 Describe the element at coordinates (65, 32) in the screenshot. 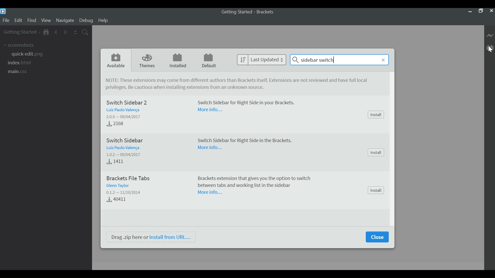

I see `Navigate Forward` at that location.